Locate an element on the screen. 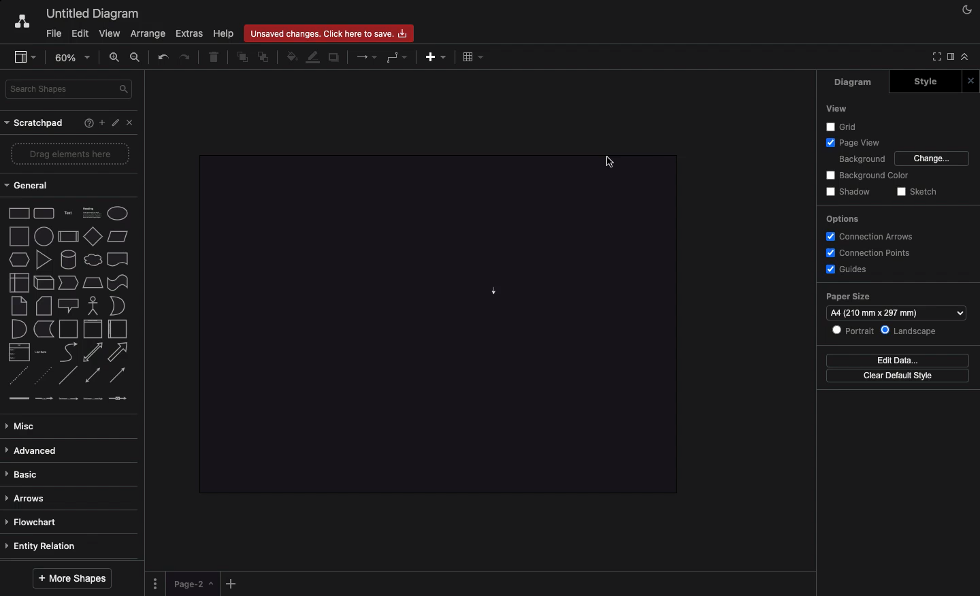 This screenshot has width=980, height=596. Untitled is located at coordinates (90, 13).